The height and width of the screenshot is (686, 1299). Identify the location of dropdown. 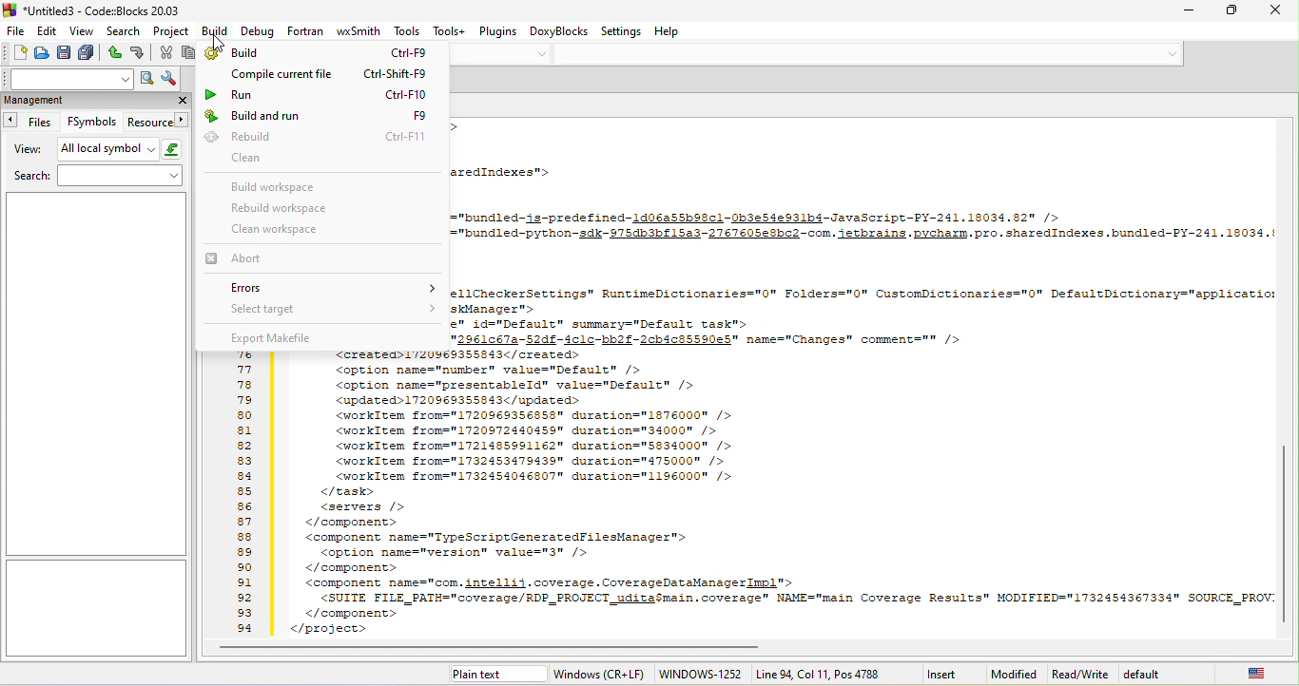
(541, 55).